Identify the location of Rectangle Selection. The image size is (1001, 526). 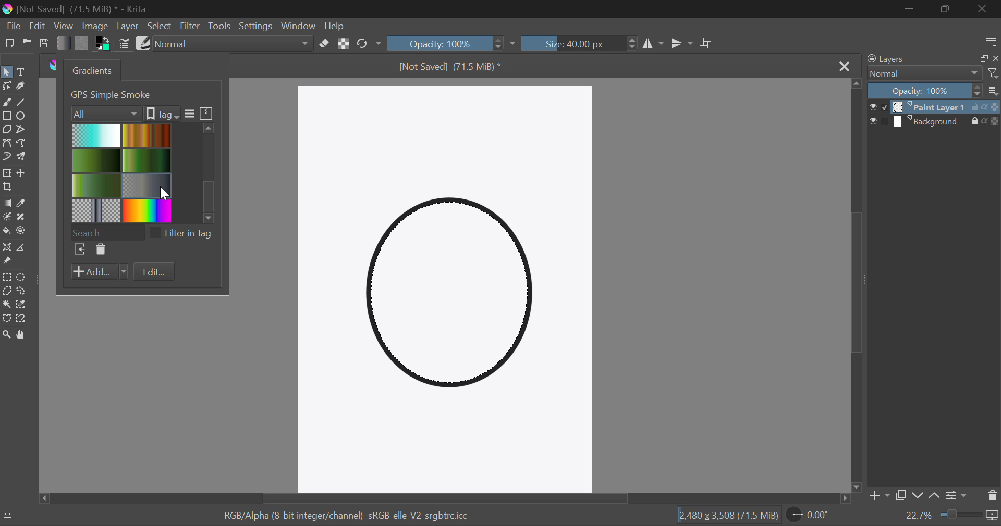
(8, 276).